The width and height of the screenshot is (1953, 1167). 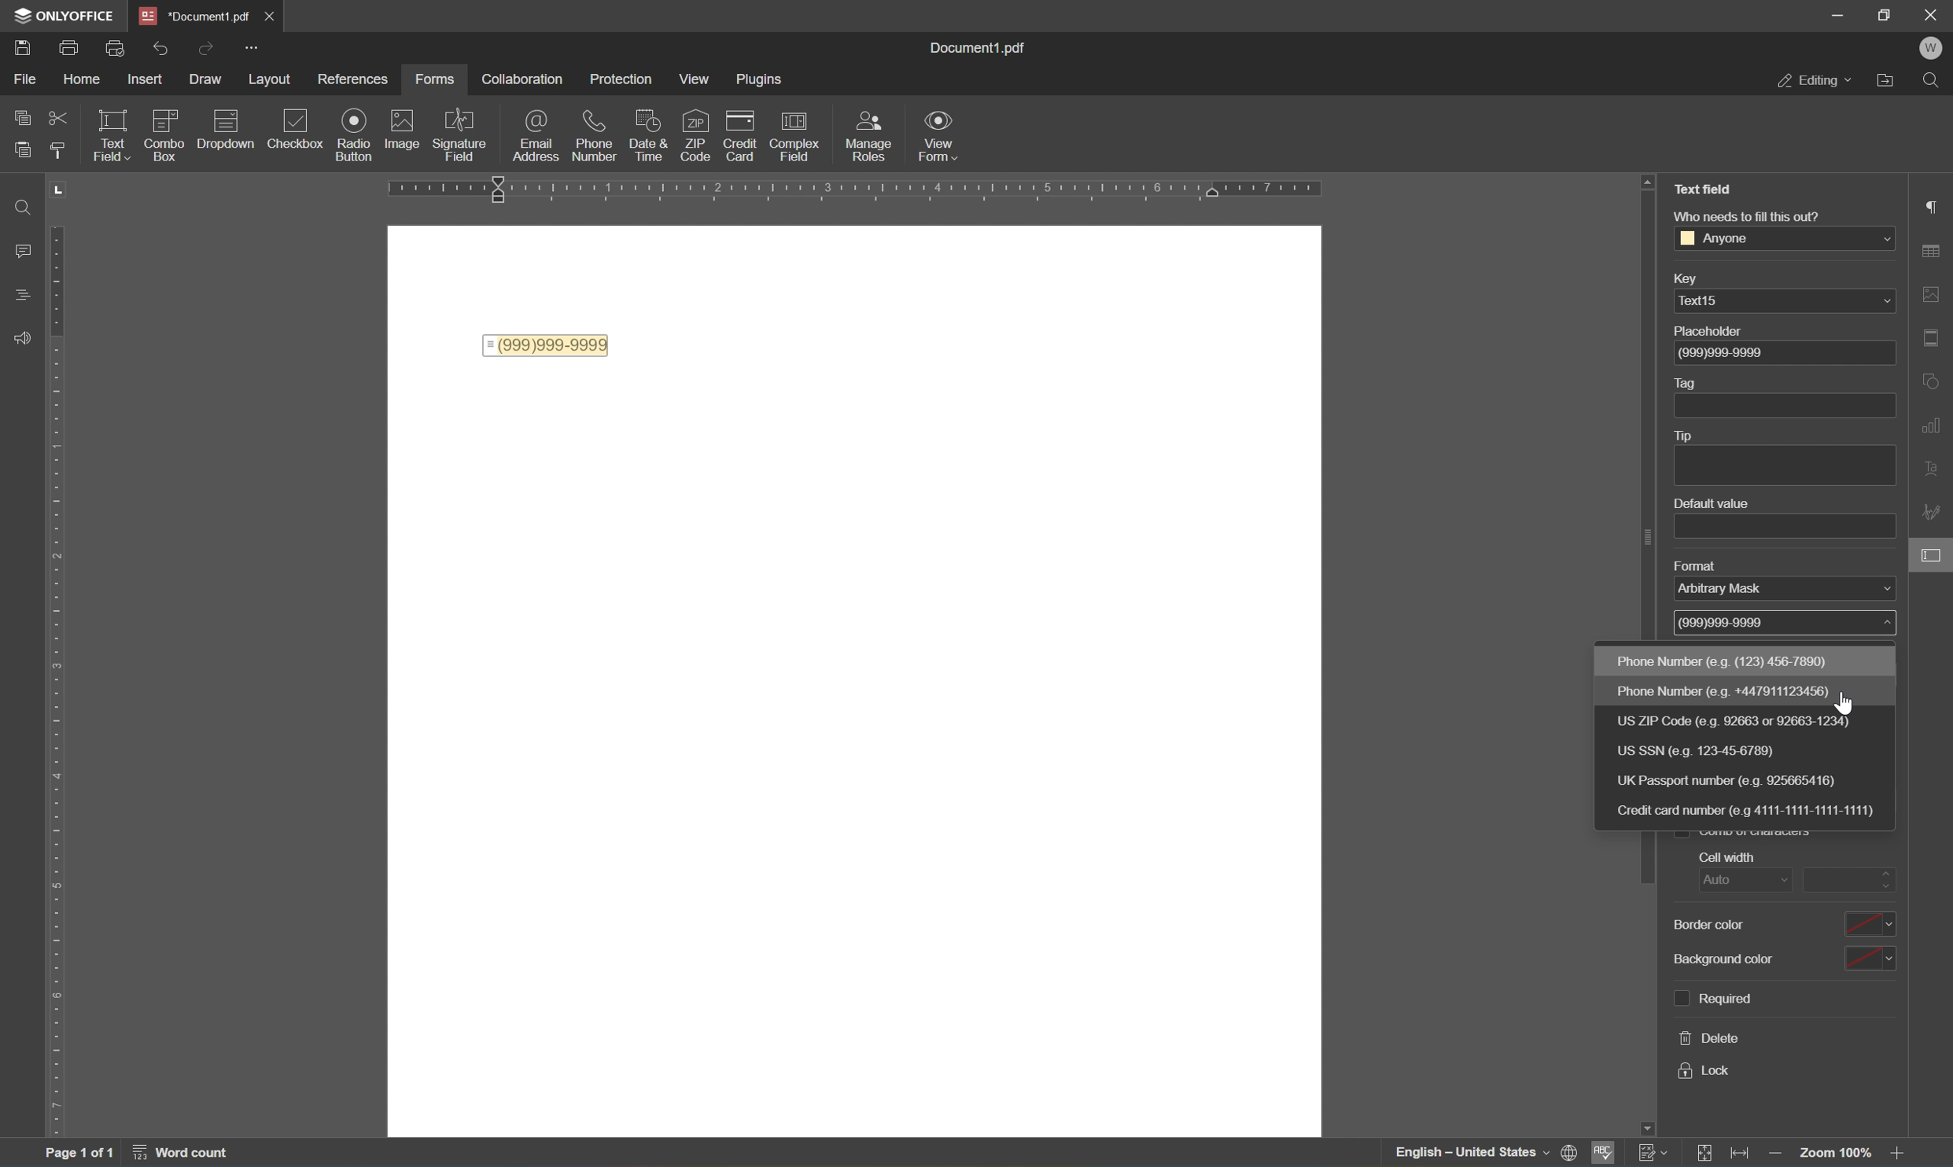 What do you see at coordinates (984, 47) in the screenshot?
I see `document1.pdf` at bounding box center [984, 47].